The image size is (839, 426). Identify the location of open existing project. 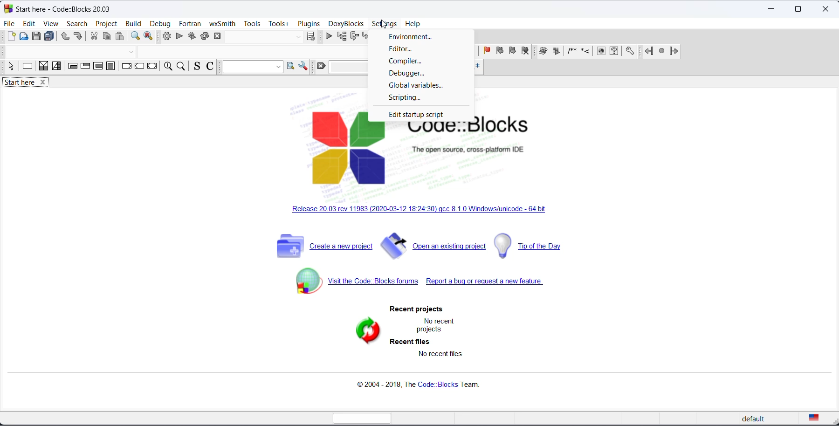
(434, 245).